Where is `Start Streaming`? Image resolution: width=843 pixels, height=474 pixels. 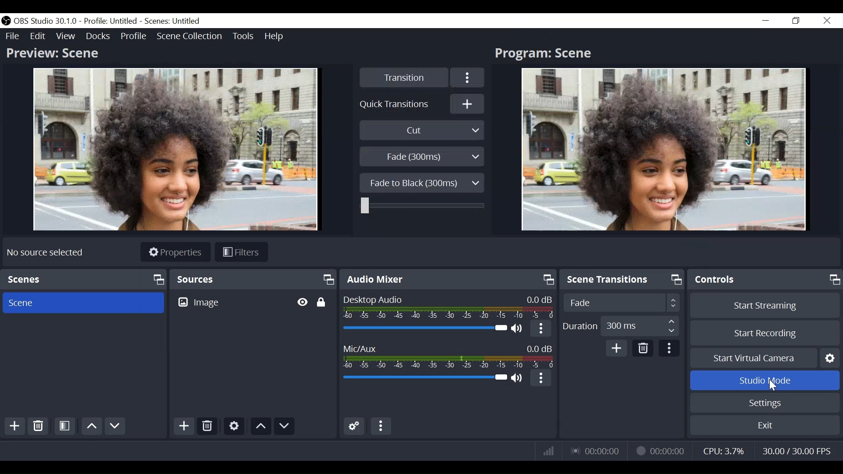 Start Streaming is located at coordinates (764, 306).